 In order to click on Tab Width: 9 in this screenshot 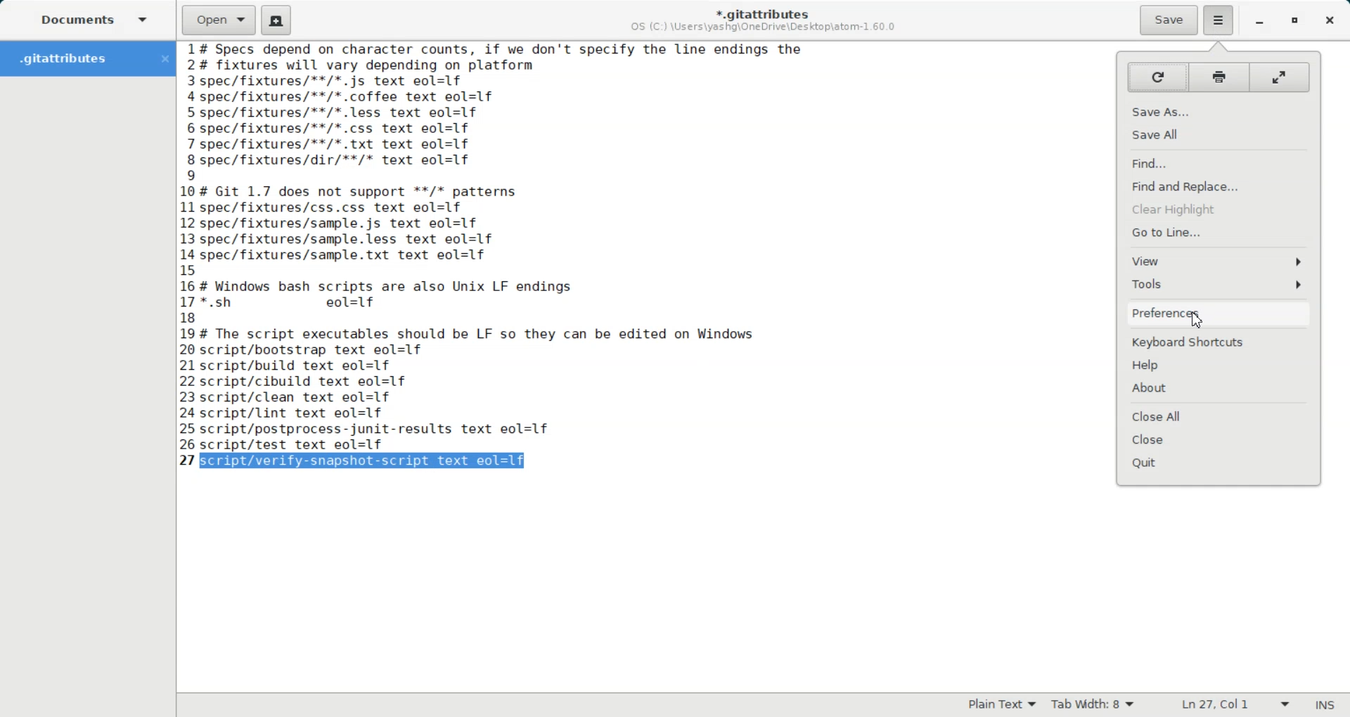, I will do `click(1094, 705)`.